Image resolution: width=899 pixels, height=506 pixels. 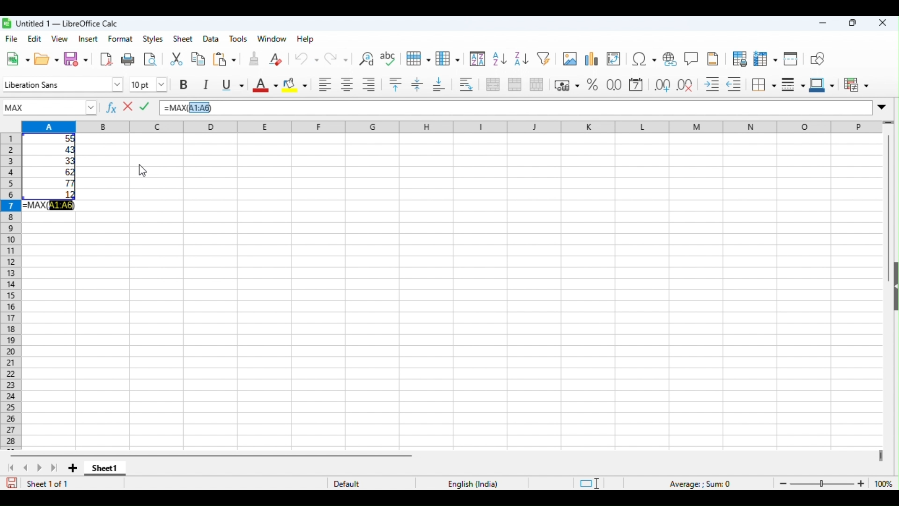 I want to click on edit, so click(x=34, y=38).